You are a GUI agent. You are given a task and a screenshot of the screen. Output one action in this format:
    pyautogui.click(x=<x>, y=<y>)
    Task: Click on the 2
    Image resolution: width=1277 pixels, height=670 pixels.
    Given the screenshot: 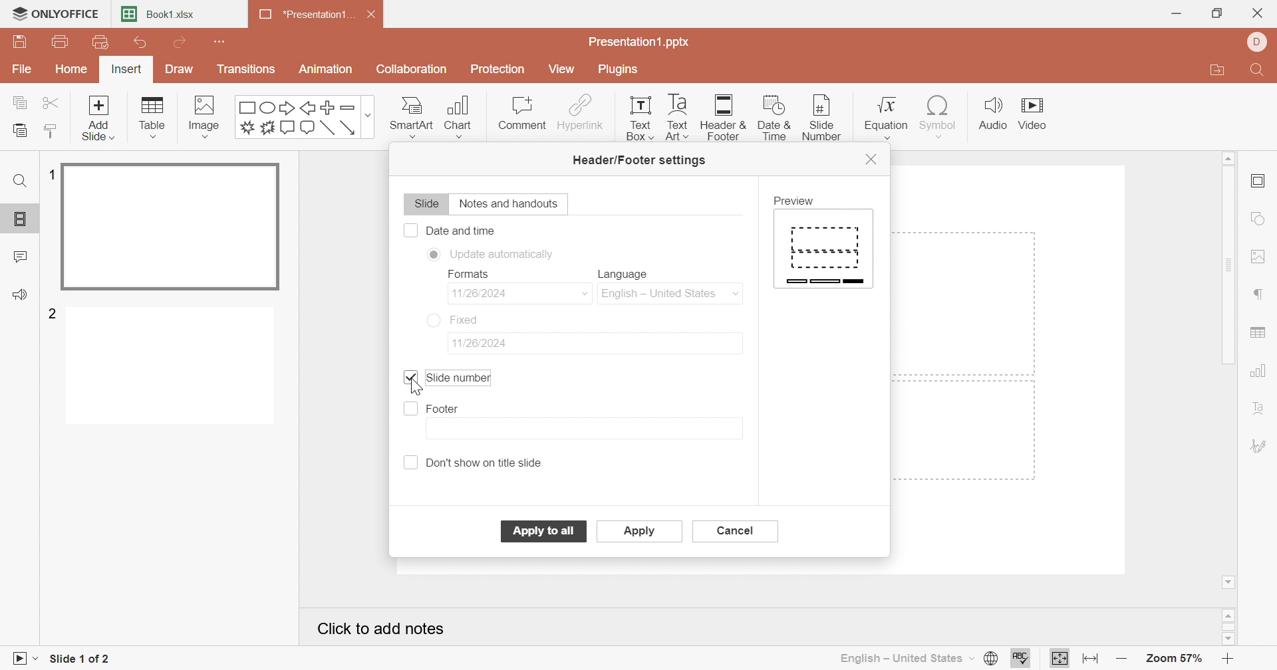 What is the action you would take?
    pyautogui.click(x=54, y=312)
    